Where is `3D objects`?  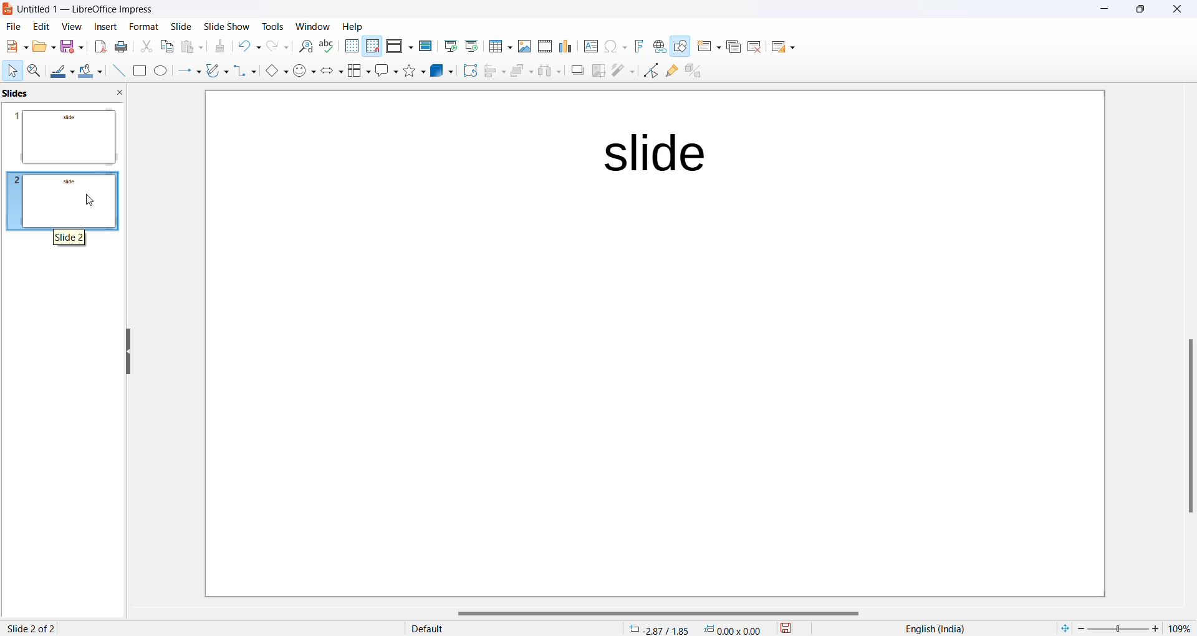 3D objects is located at coordinates (440, 72).